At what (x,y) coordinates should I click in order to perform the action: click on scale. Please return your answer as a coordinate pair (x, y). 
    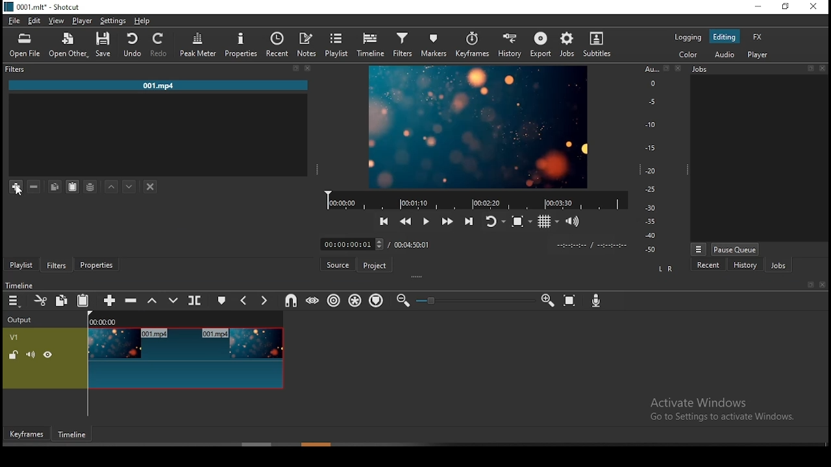
    Looking at the image, I should click on (654, 160).